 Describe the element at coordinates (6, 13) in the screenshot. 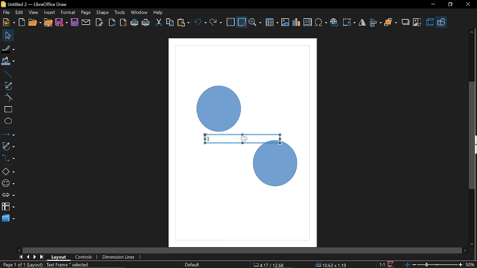

I see `file` at that location.